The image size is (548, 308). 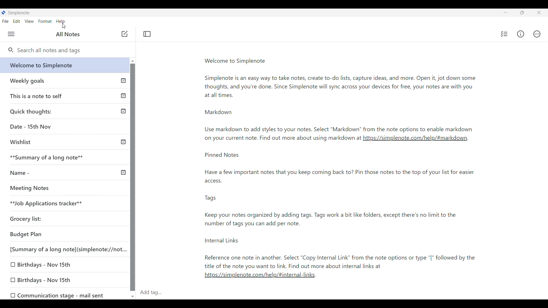 What do you see at coordinates (65, 26) in the screenshot?
I see `cursor` at bounding box center [65, 26].